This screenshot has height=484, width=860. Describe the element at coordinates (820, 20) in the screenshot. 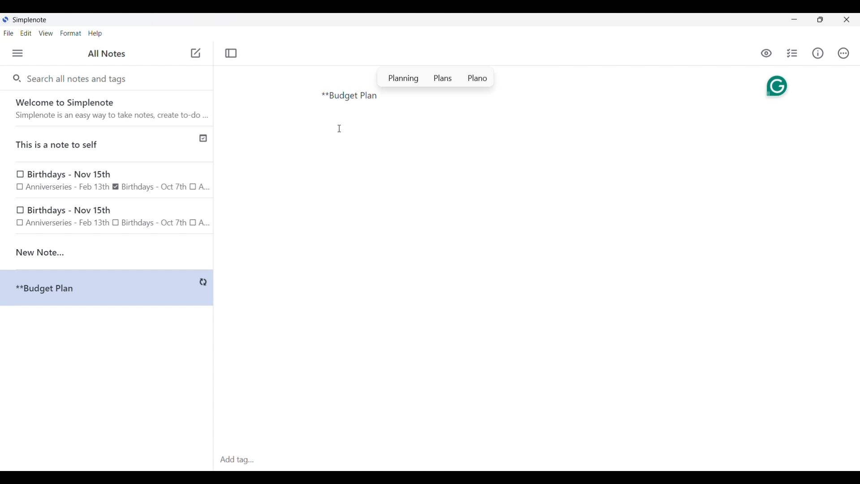

I see `Show interface in a smaller tab` at that location.